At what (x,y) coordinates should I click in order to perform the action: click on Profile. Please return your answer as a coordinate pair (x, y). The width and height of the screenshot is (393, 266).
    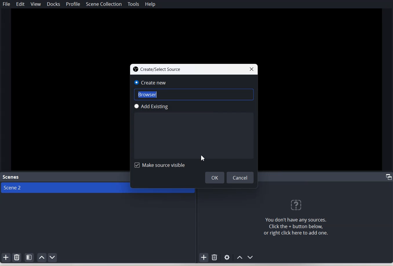
    Looking at the image, I should click on (73, 5).